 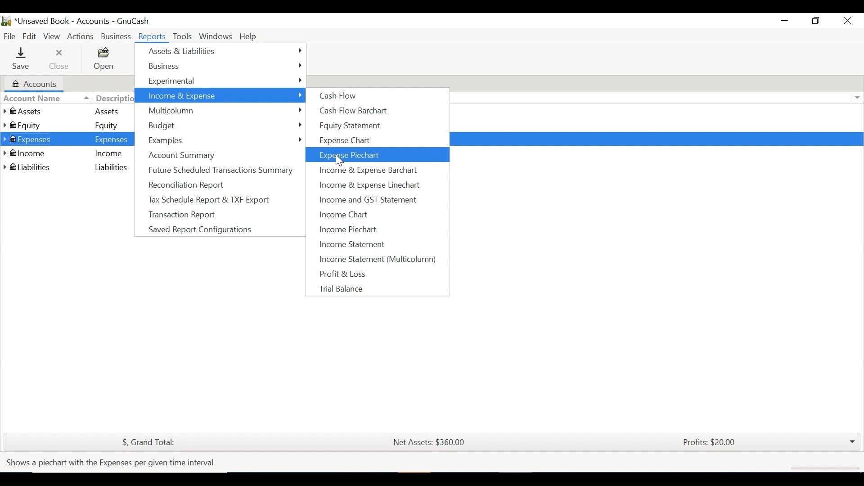 I want to click on Net Assets: $360.00, so click(x=431, y=441).